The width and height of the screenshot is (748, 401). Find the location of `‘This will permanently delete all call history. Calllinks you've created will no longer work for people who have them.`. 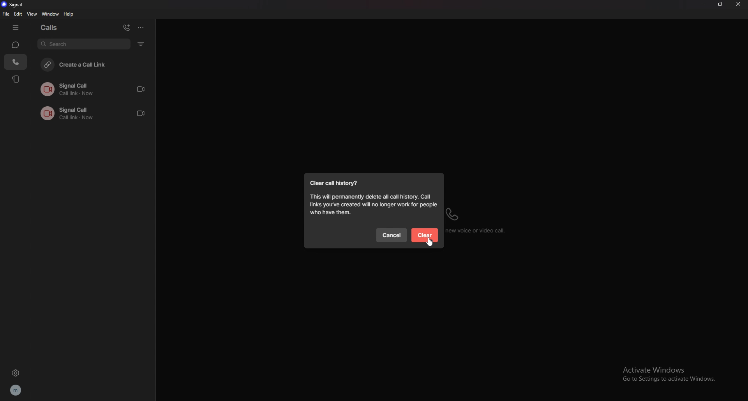

‘This will permanently delete all call history. Calllinks you've created will no longer work for people who have them. is located at coordinates (372, 206).